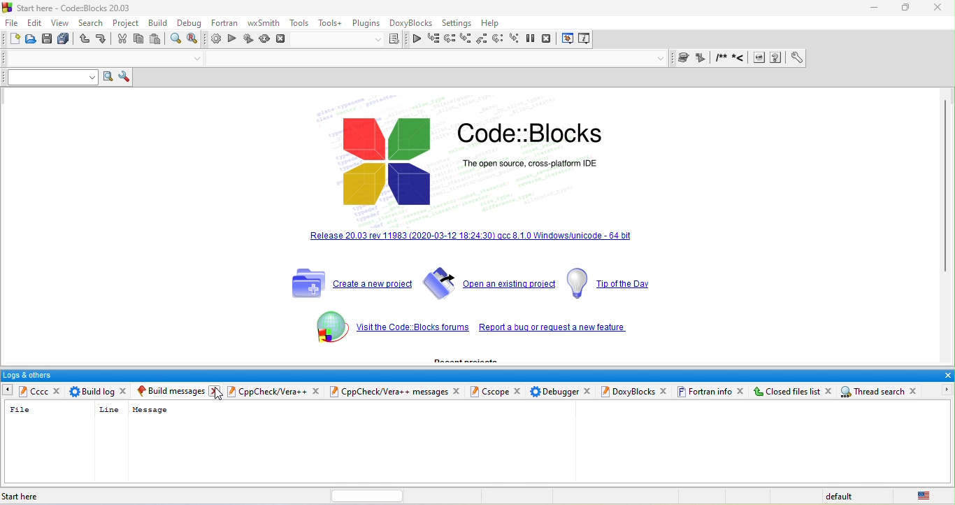  What do you see at coordinates (433, 38) in the screenshot?
I see `run to cursor` at bounding box center [433, 38].